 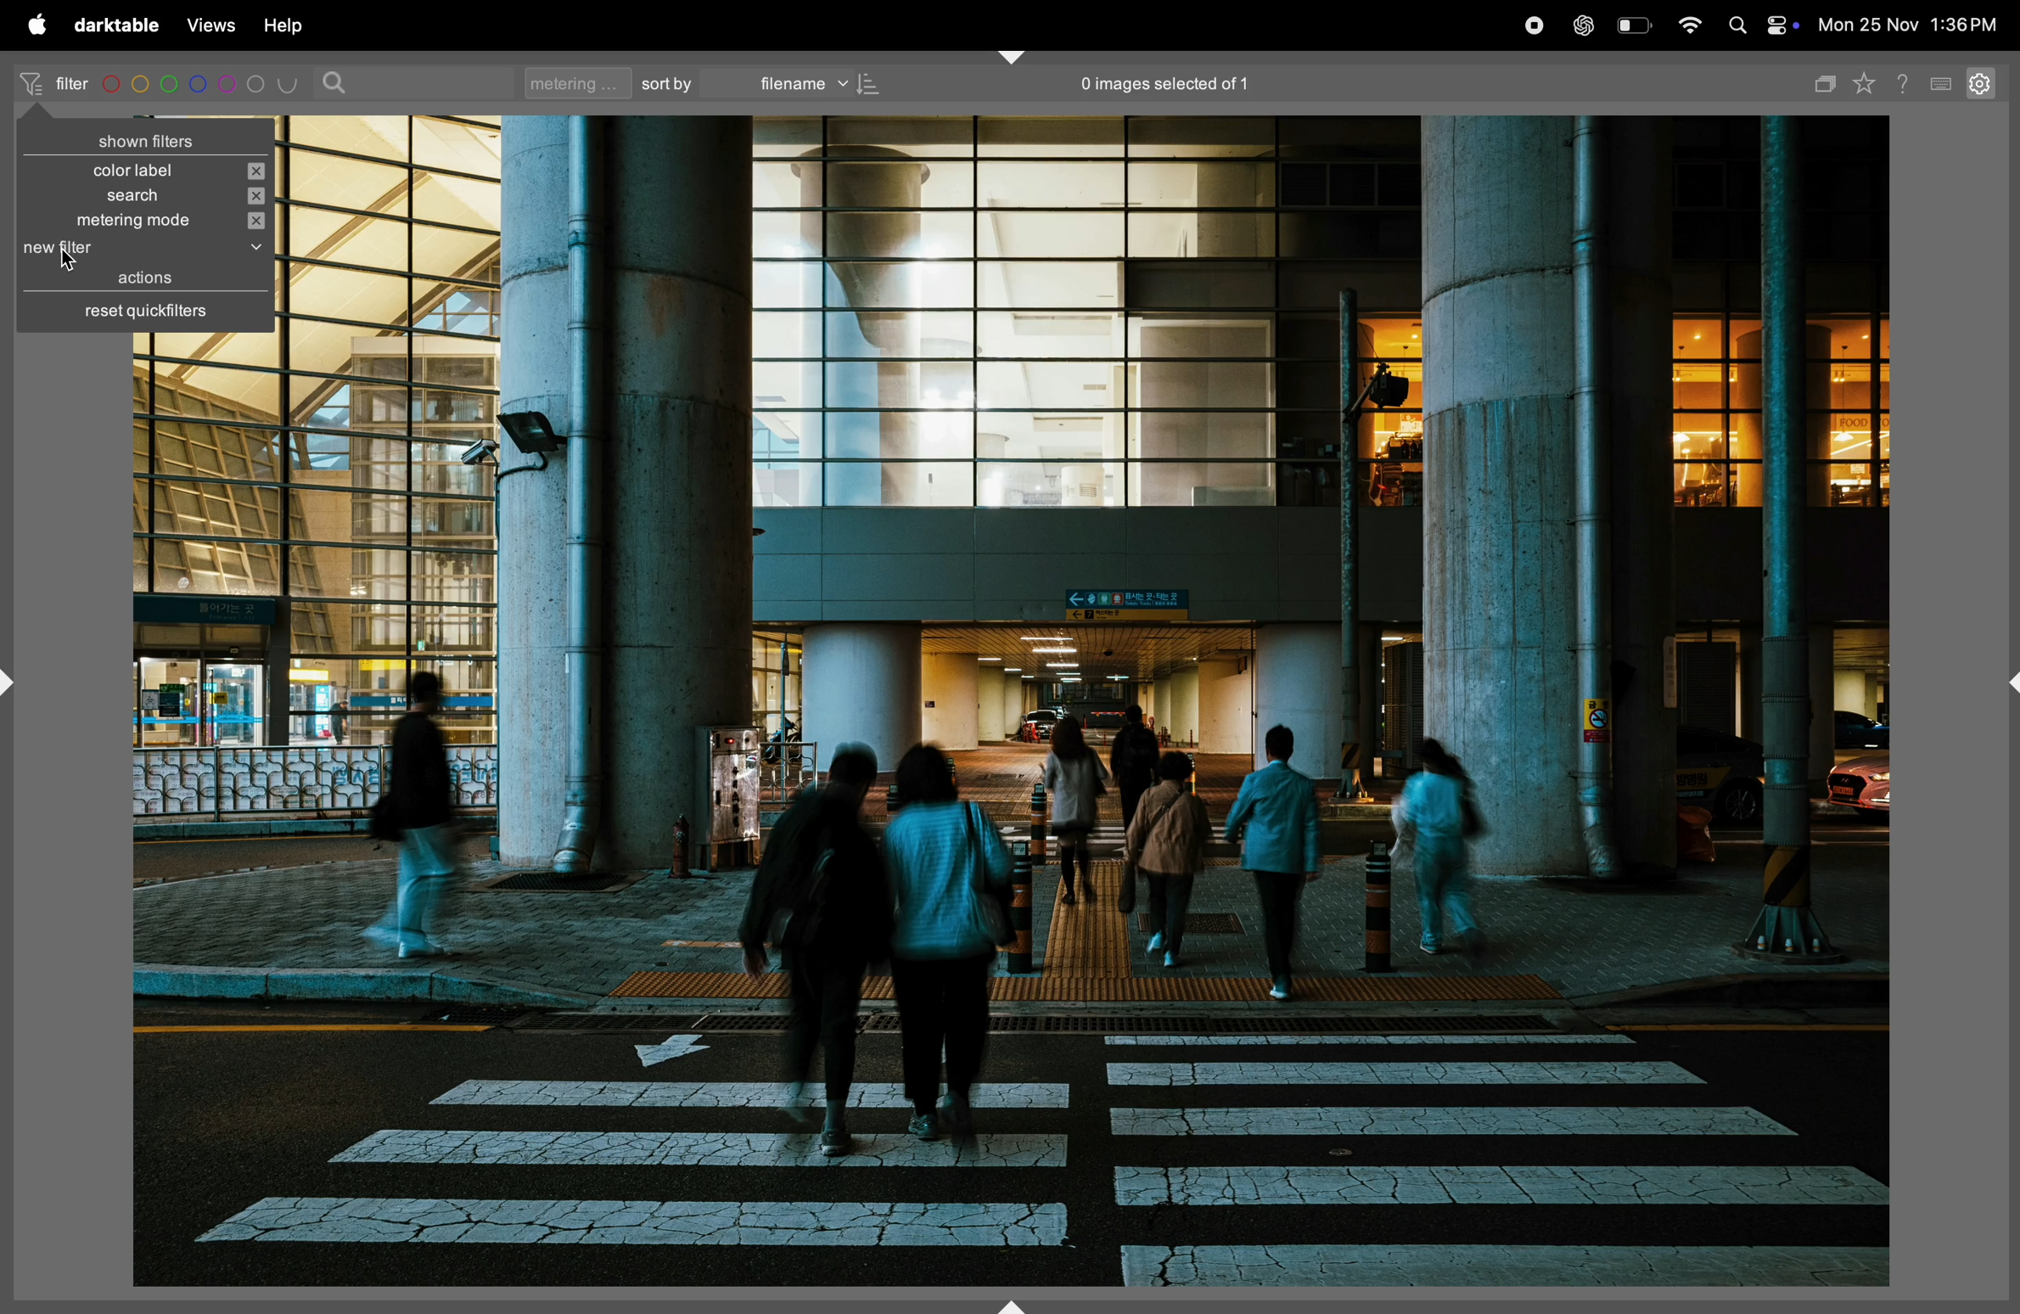 What do you see at coordinates (2007, 684) in the screenshot?
I see `shift+ctrl+r` at bounding box center [2007, 684].